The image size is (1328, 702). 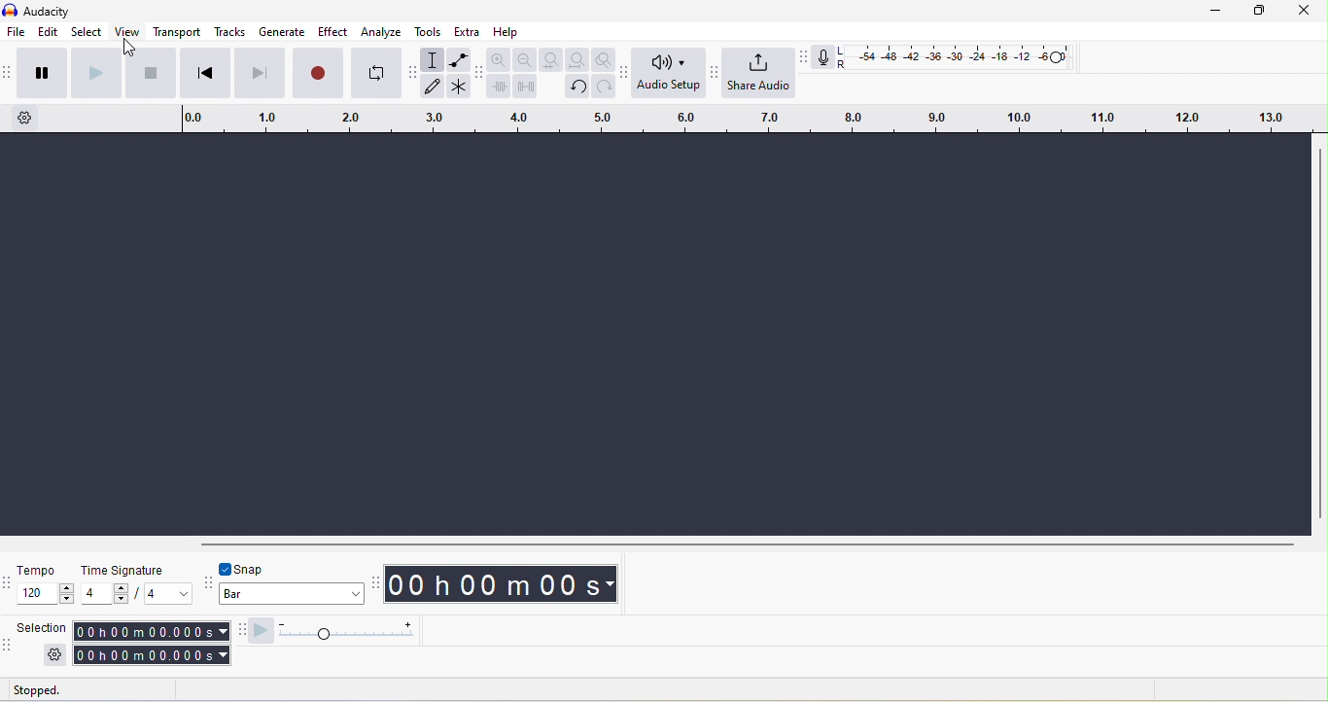 I want to click on enable loop, so click(x=376, y=74).